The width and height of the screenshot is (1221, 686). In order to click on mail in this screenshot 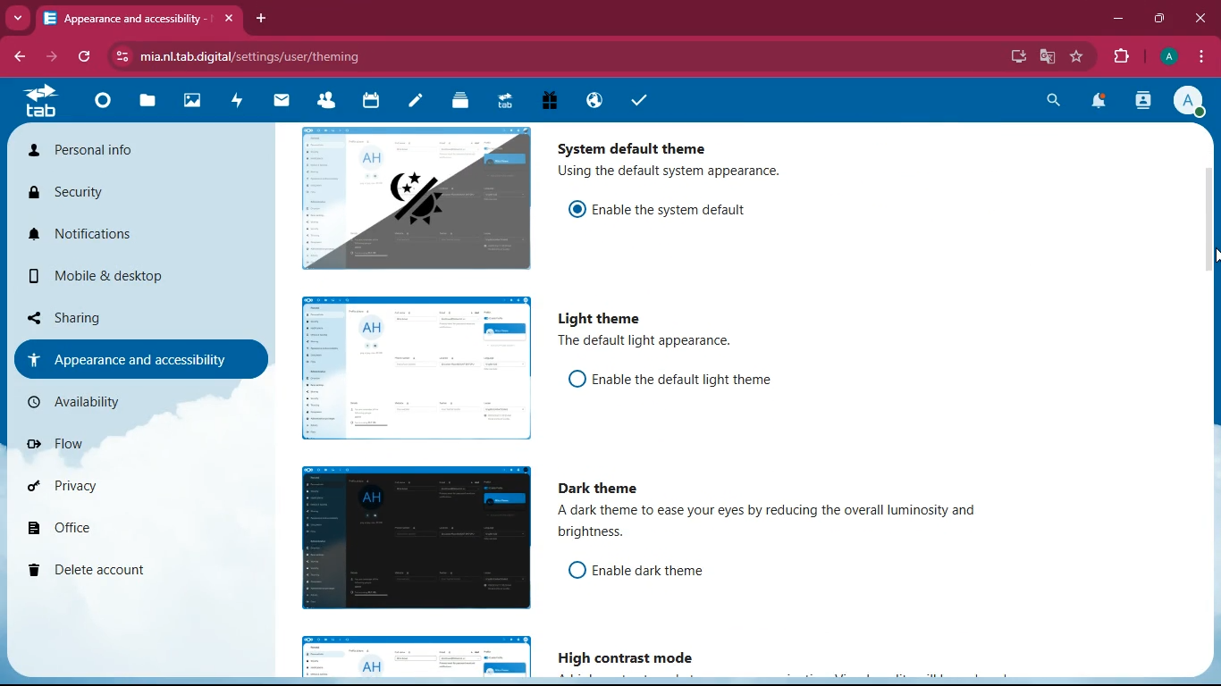, I will do `click(282, 100)`.